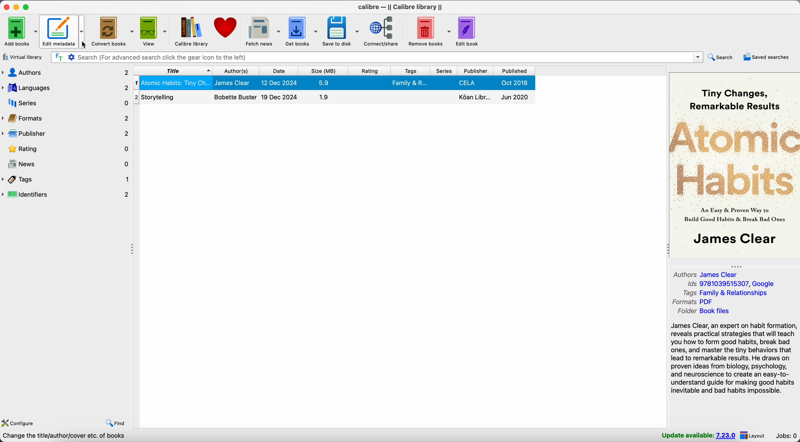  I want to click on Calibre - || Calibre library ||, so click(400, 7).